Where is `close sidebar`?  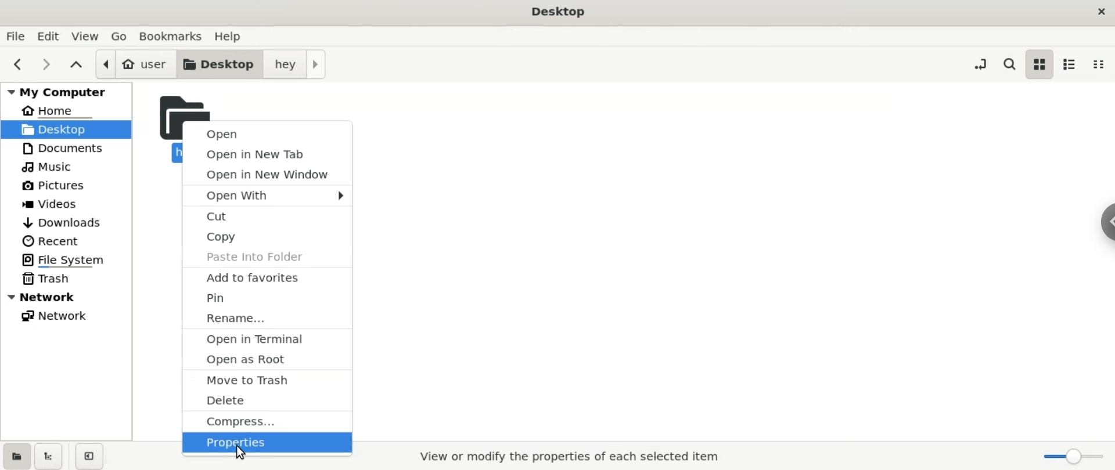 close sidebar is located at coordinates (89, 457).